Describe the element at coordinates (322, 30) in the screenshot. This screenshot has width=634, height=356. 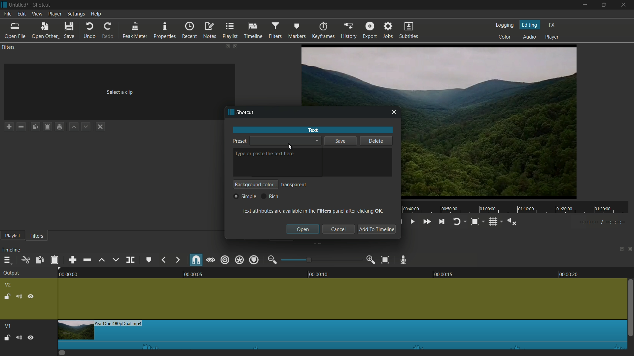
I see `keyframes` at that location.